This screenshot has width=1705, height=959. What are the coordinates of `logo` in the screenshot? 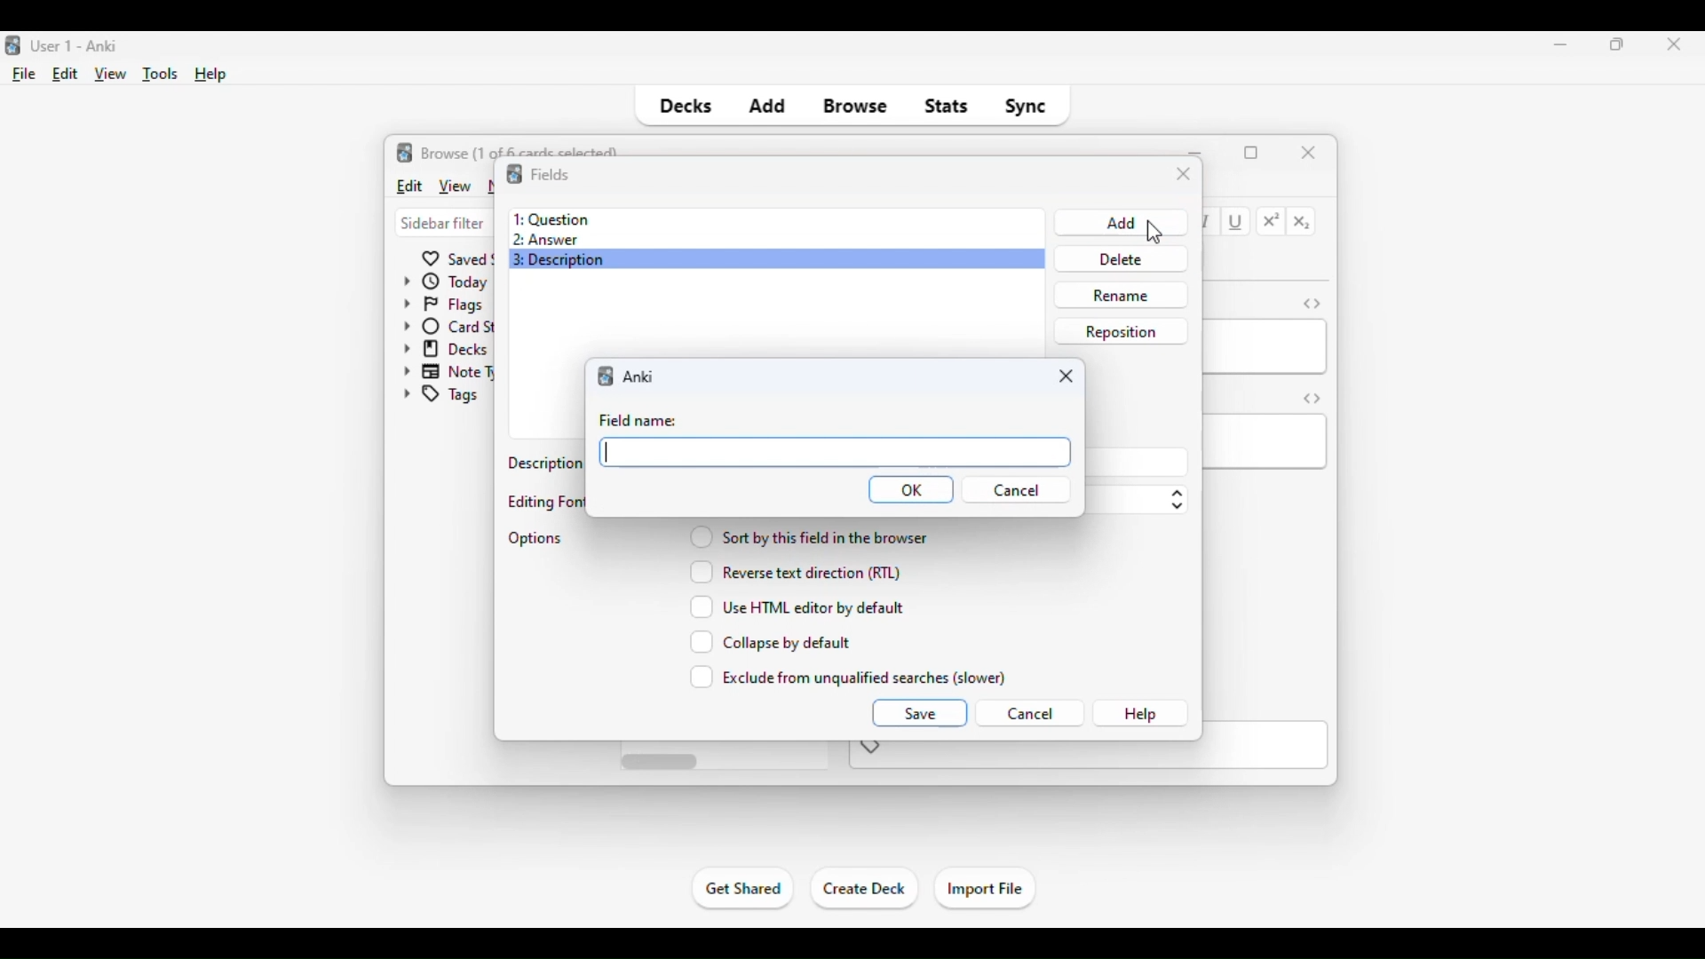 It's located at (607, 375).